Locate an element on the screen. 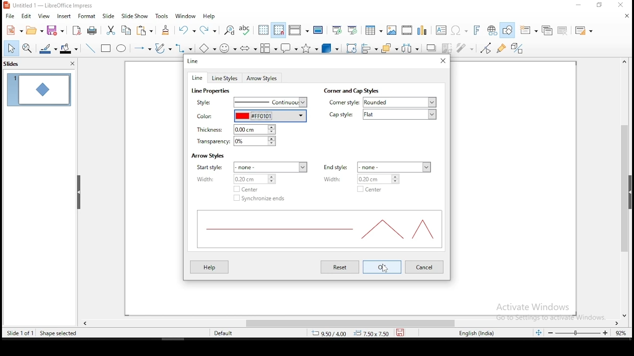  3D objects is located at coordinates (330, 47).